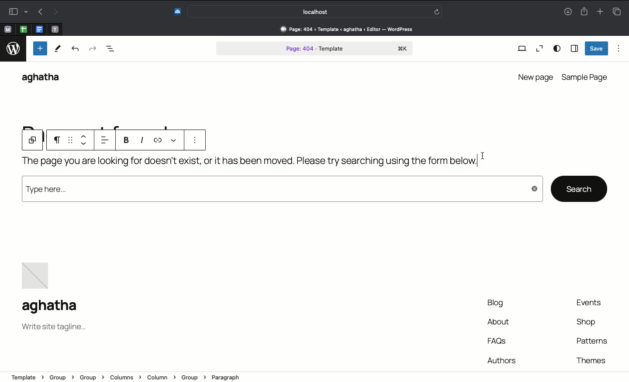 The width and height of the screenshot is (629, 382). Describe the element at coordinates (591, 341) in the screenshot. I see `Patterns` at that location.